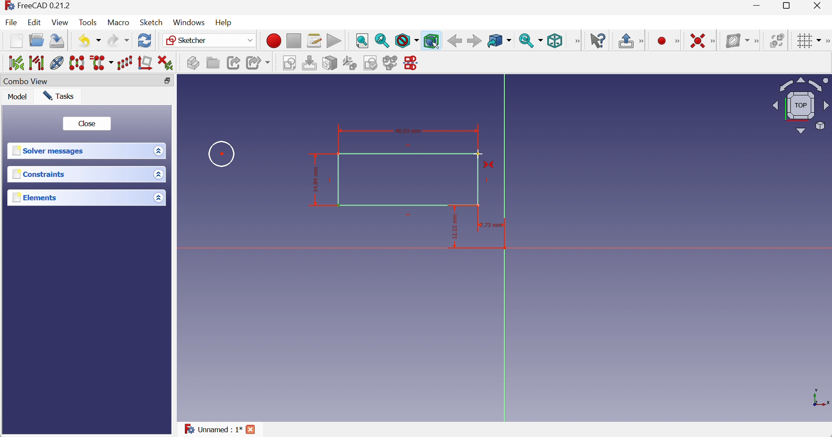  What do you see at coordinates (78, 62) in the screenshot?
I see `Symmetry` at bounding box center [78, 62].